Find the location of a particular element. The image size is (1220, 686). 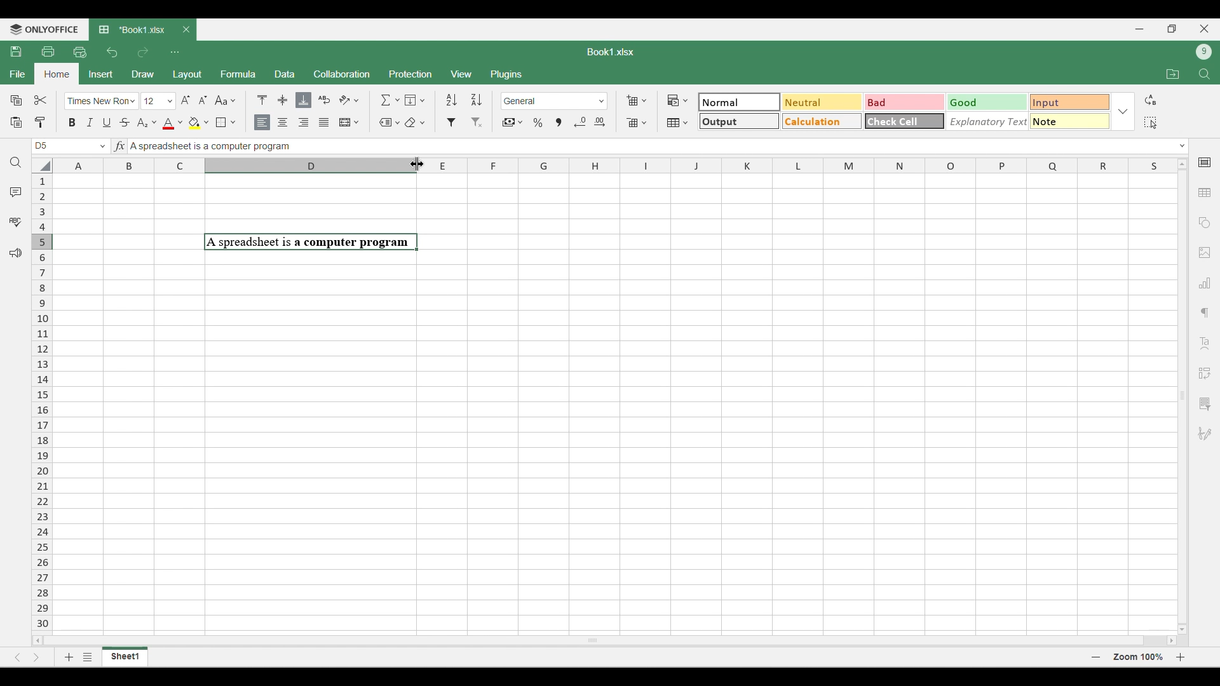

Zoom out is located at coordinates (1096, 657).